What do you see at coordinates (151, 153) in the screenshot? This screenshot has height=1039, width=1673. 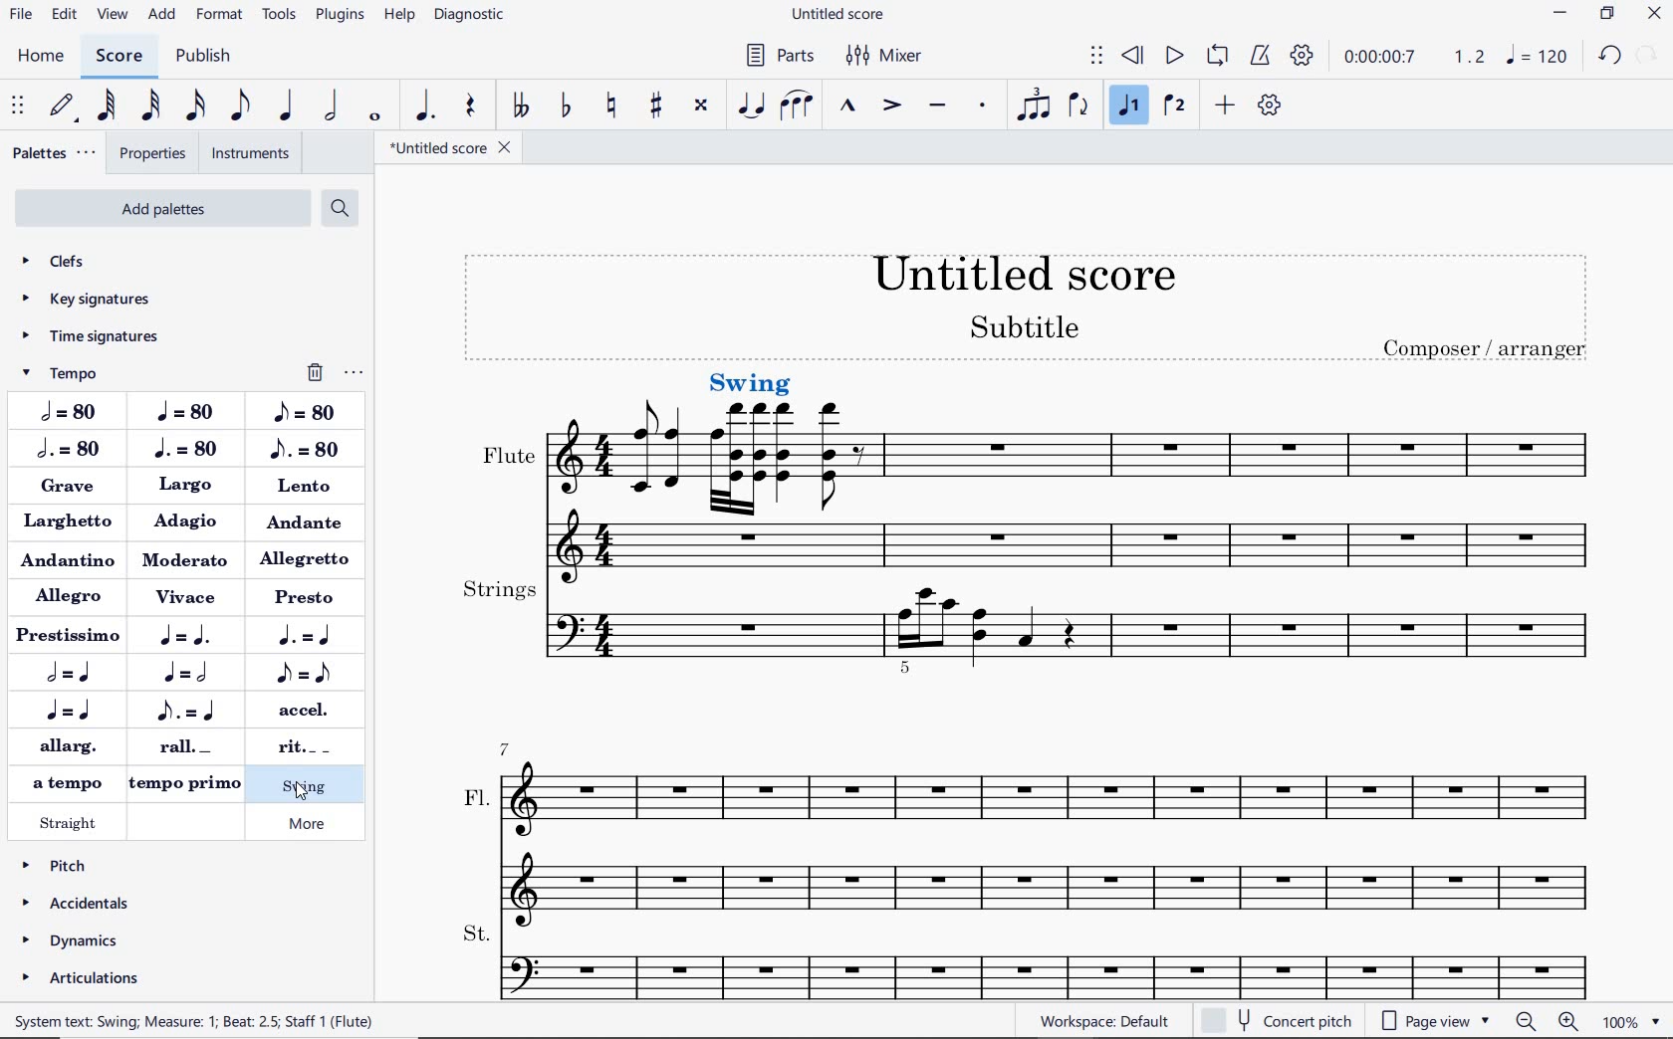 I see `properties` at bounding box center [151, 153].